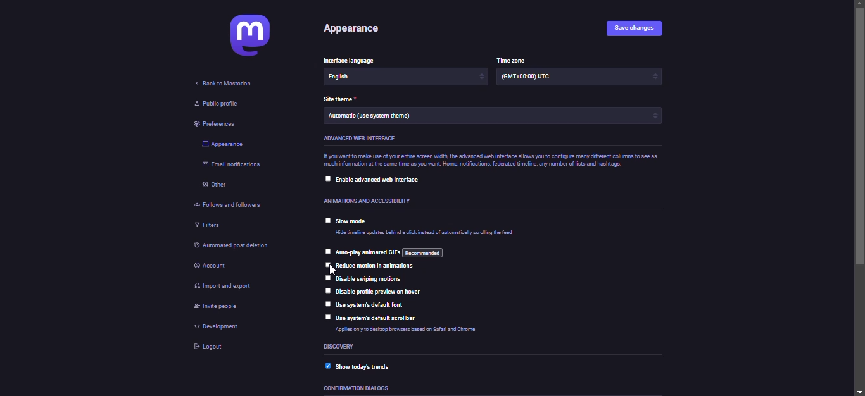 Image resolution: width=865 pixels, height=396 pixels. Describe the element at coordinates (352, 222) in the screenshot. I see `slow mode` at that location.